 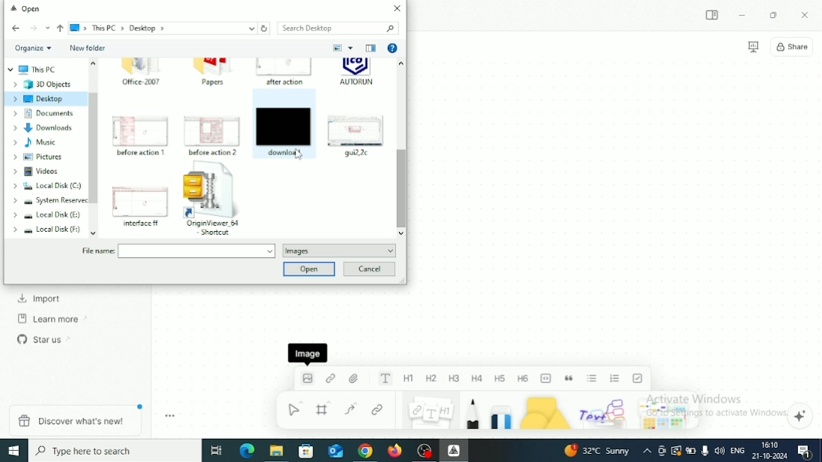 I want to click on File, so click(x=355, y=378).